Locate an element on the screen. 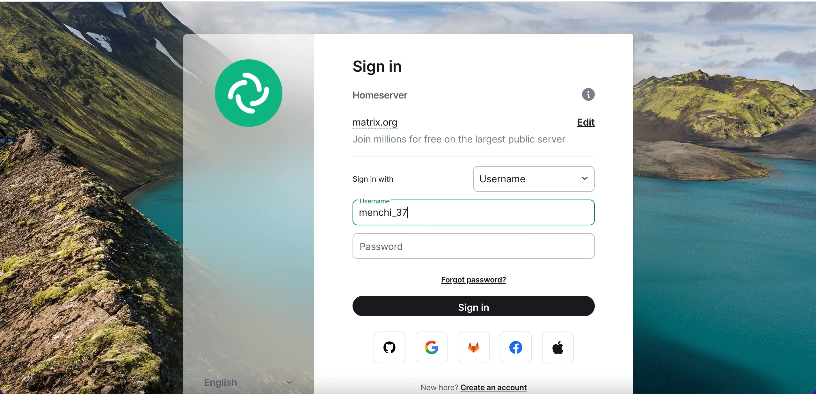 This screenshot has height=394, width=816. sign in is located at coordinates (394, 66).